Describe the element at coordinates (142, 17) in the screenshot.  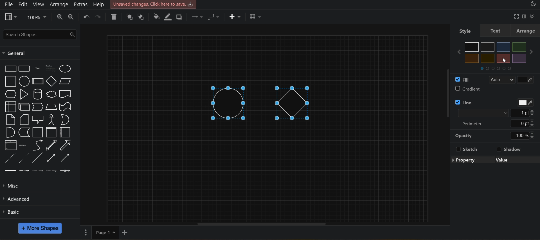
I see `to back` at that location.